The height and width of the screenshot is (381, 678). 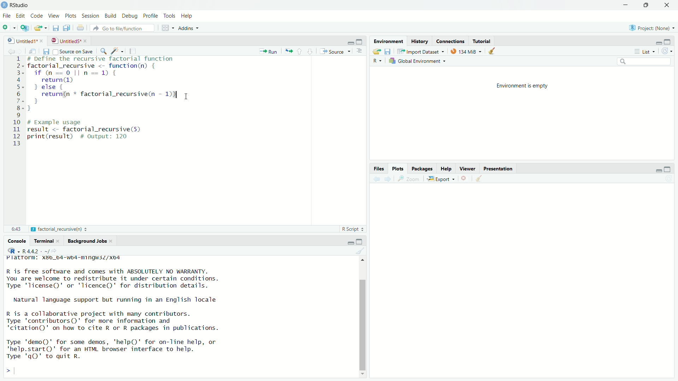 I want to click on Minimize, so click(x=658, y=170).